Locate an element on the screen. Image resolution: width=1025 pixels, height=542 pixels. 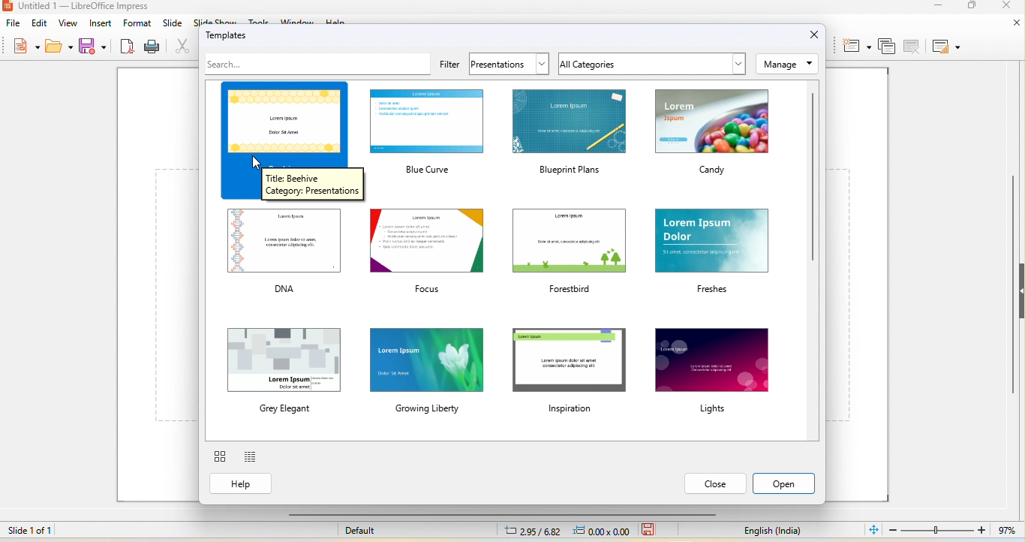
97% (zoom) is located at coordinates (951, 531).